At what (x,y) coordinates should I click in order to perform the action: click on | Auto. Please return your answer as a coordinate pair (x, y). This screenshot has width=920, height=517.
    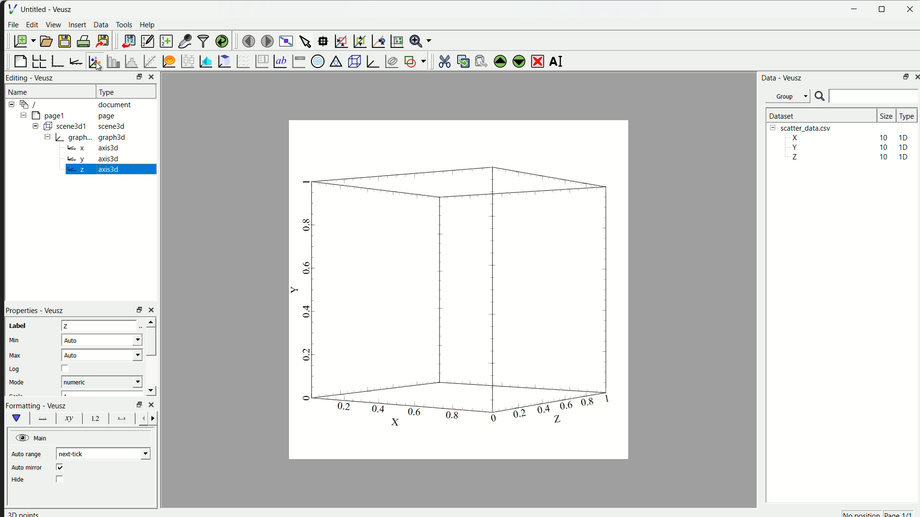
    Looking at the image, I should click on (107, 341).